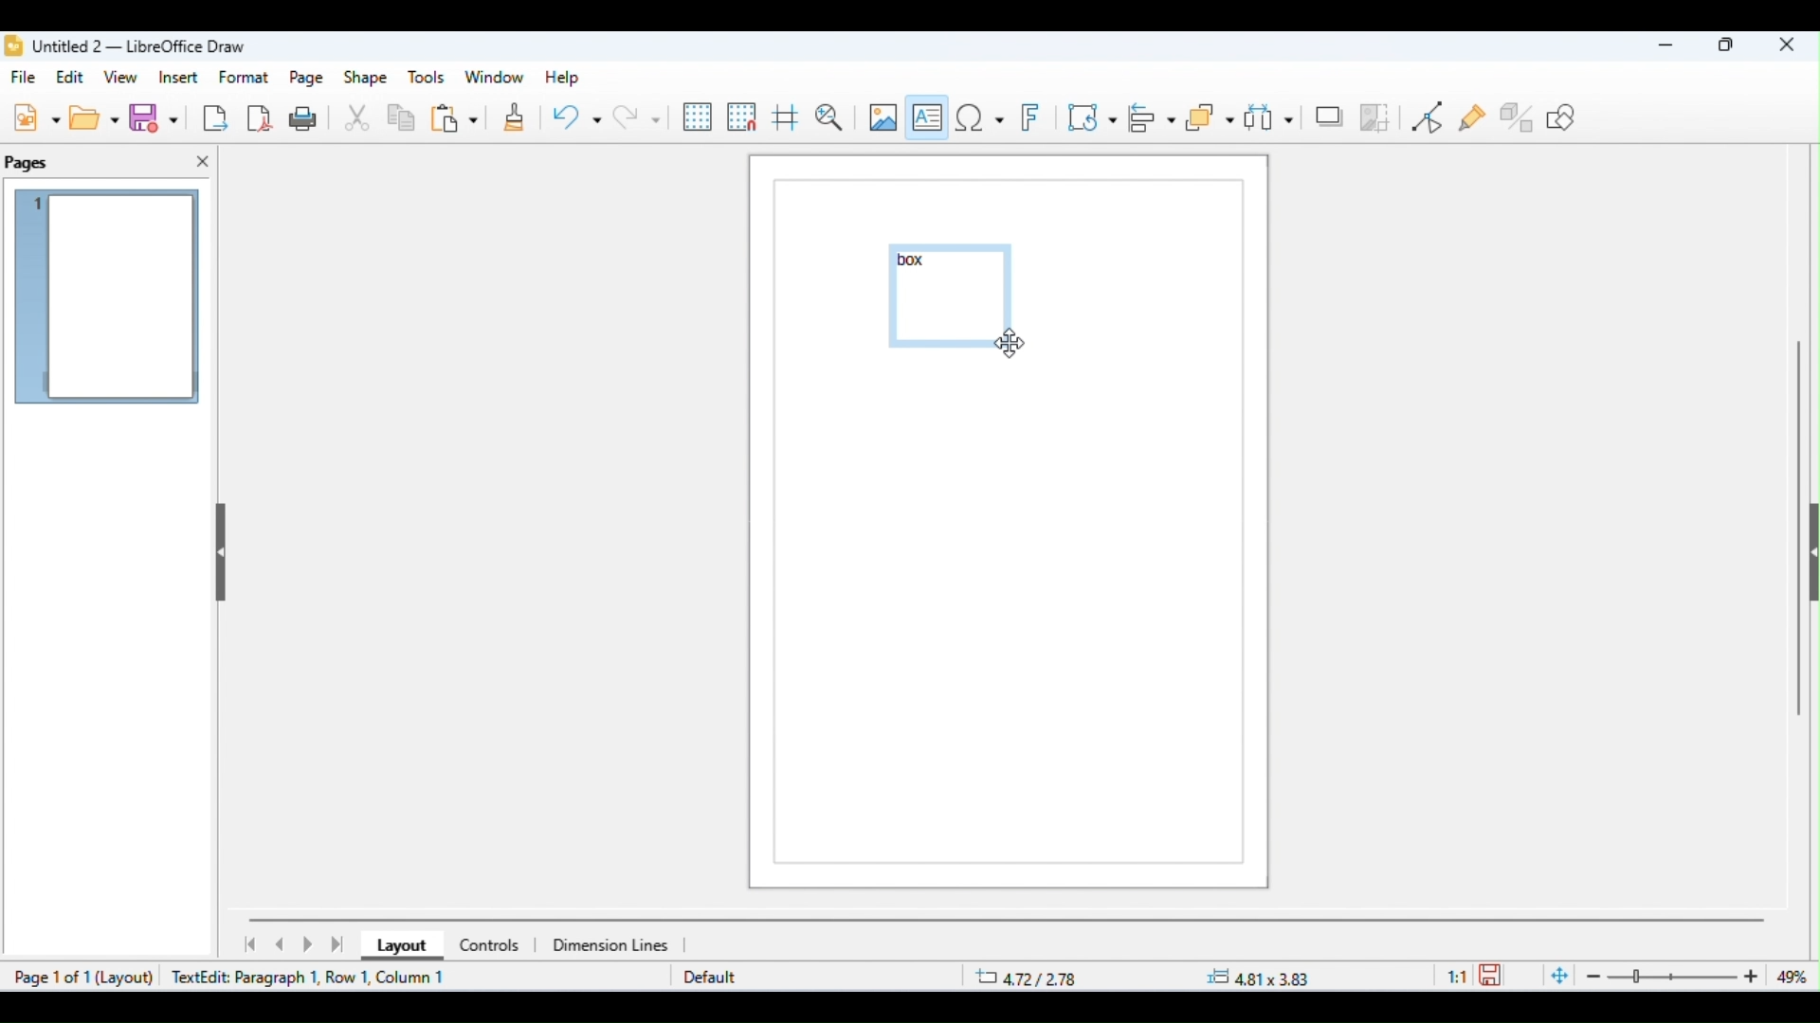 This screenshot has height=1023, width=1820. What do you see at coordinates (28, 164) in the screenshot?
I see `pages` at bounding box center [28, 164].